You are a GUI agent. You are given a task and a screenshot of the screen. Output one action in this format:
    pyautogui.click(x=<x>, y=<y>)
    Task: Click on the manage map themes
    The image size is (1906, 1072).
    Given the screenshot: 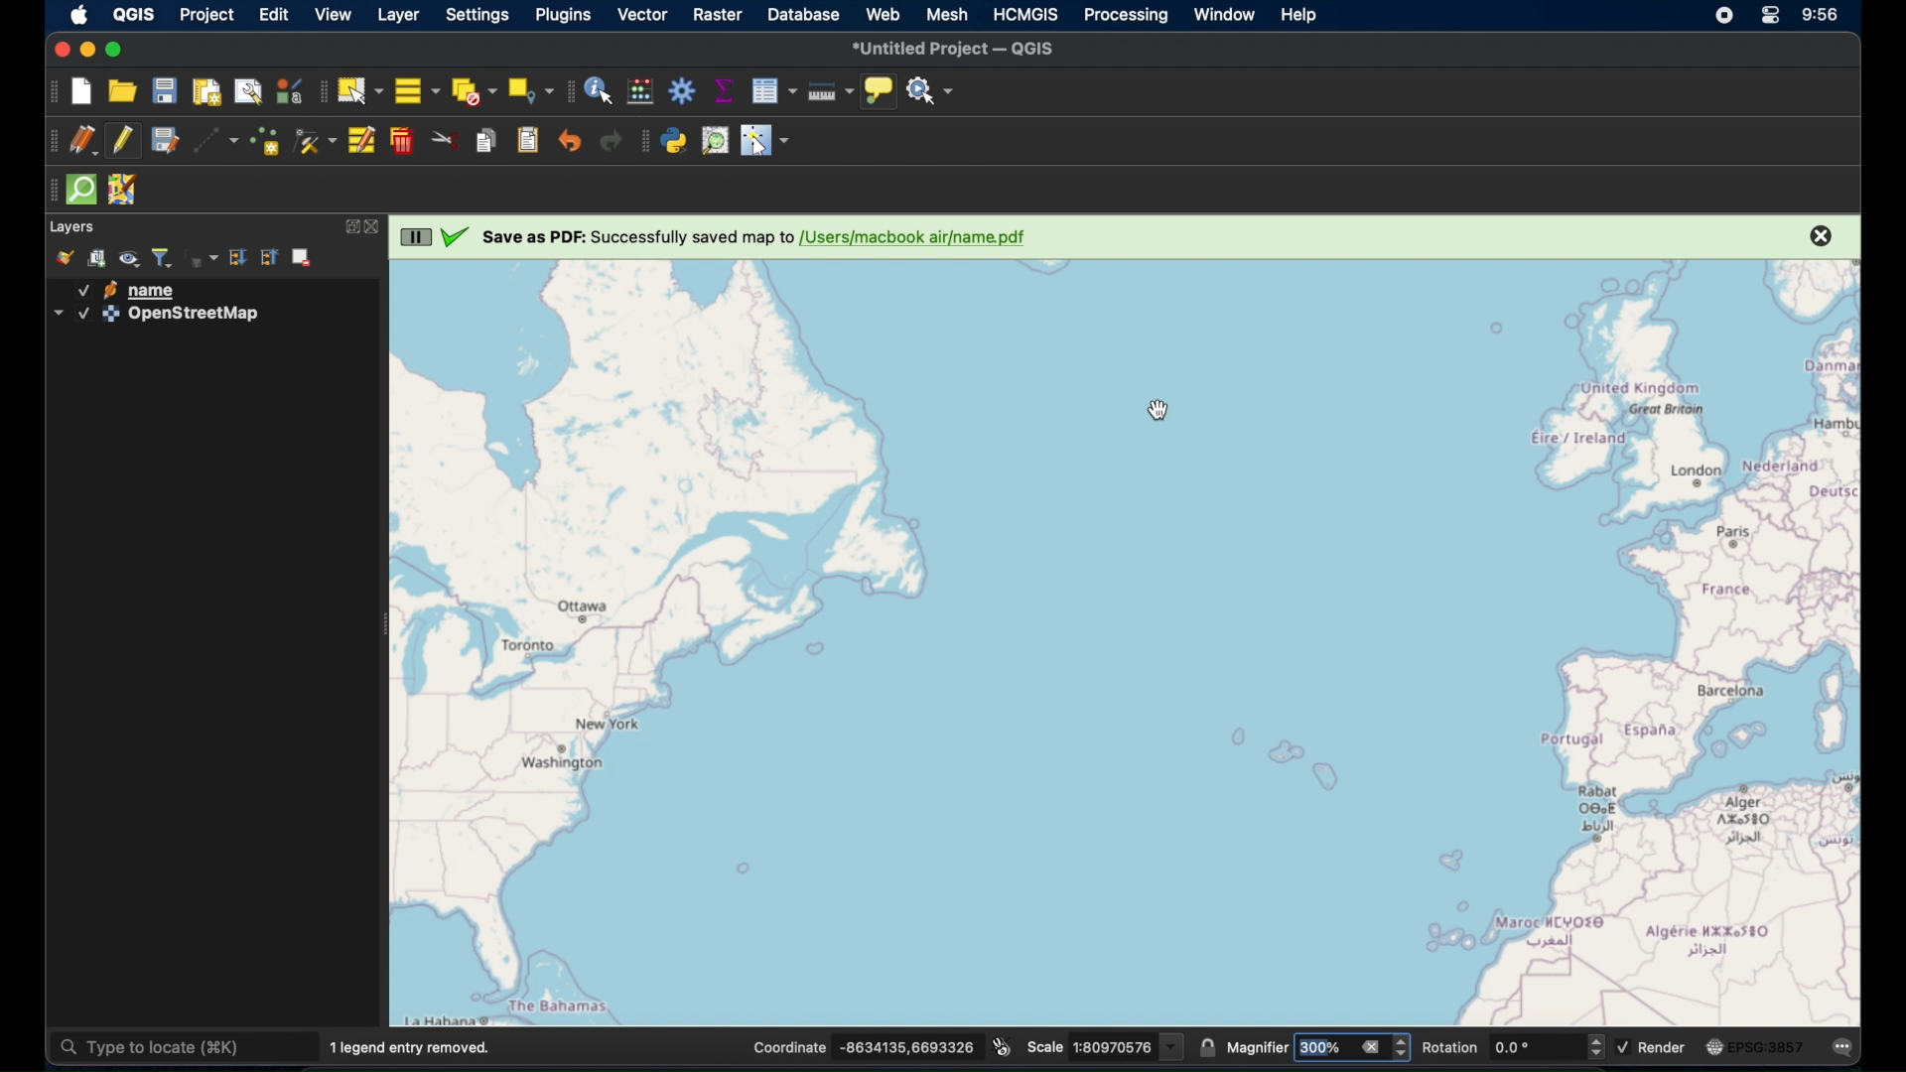 What is the action you would take?
    pyautogui.click(x=130, y=259)
    